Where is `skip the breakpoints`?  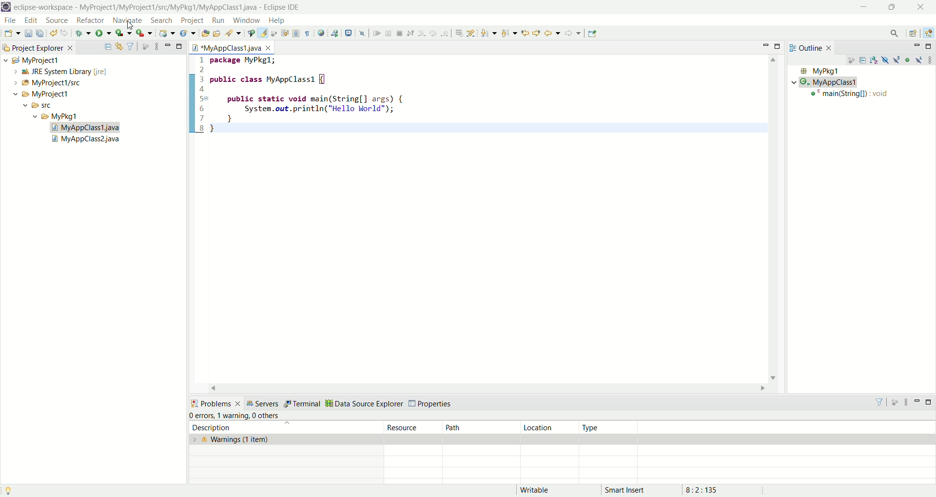 skip the breakpoints is located at coordinates (363, 34).